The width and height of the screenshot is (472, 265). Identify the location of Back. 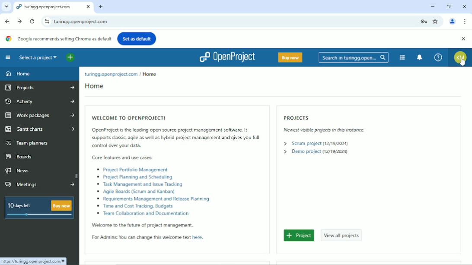
(7, 21).